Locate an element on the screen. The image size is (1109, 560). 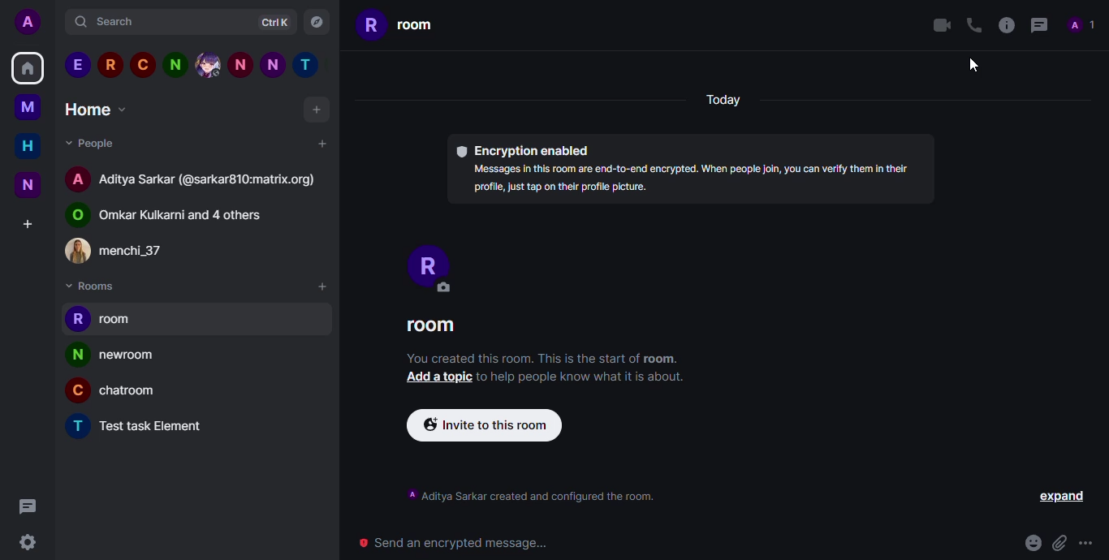
info- Messages in this room are end to end encrypted. is located at coordinates (697, 180).